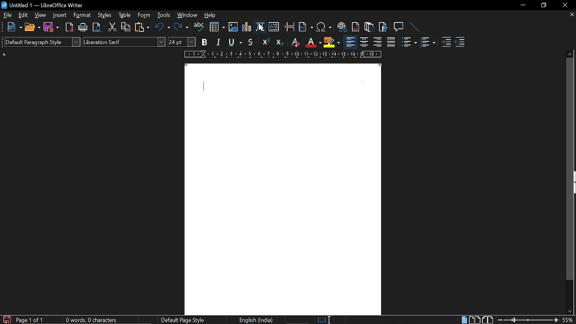  Describe the element at coordinates (60, 15) in the screenshot. I see `insert` at that location.